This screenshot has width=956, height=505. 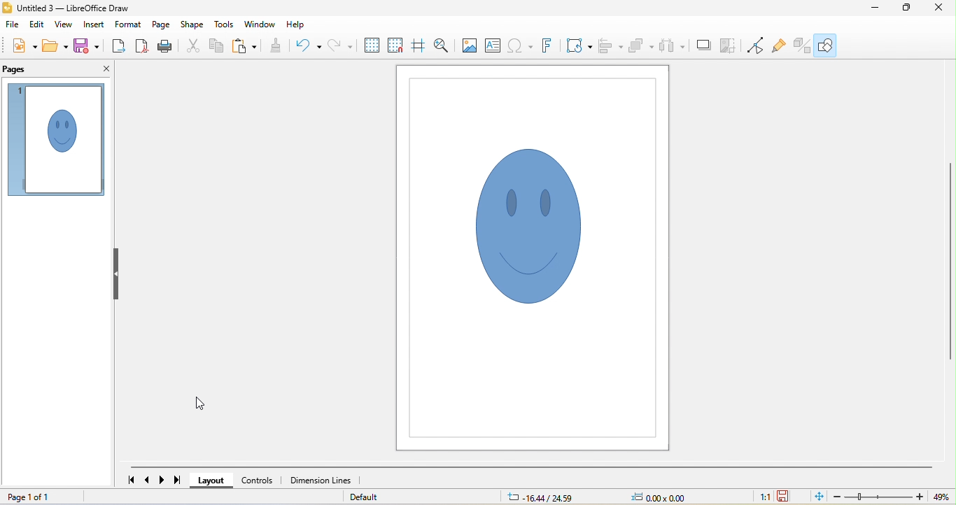 I want to click on maximize, so click(x=905, y=8).